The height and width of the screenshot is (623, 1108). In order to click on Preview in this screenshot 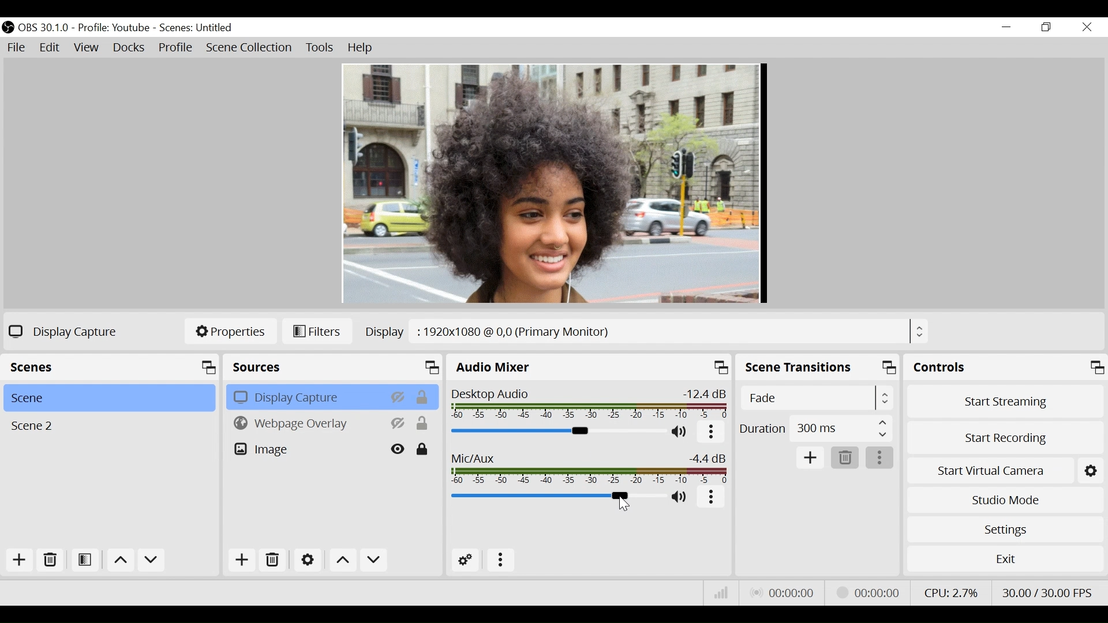, I will do `click(555, 184)`.